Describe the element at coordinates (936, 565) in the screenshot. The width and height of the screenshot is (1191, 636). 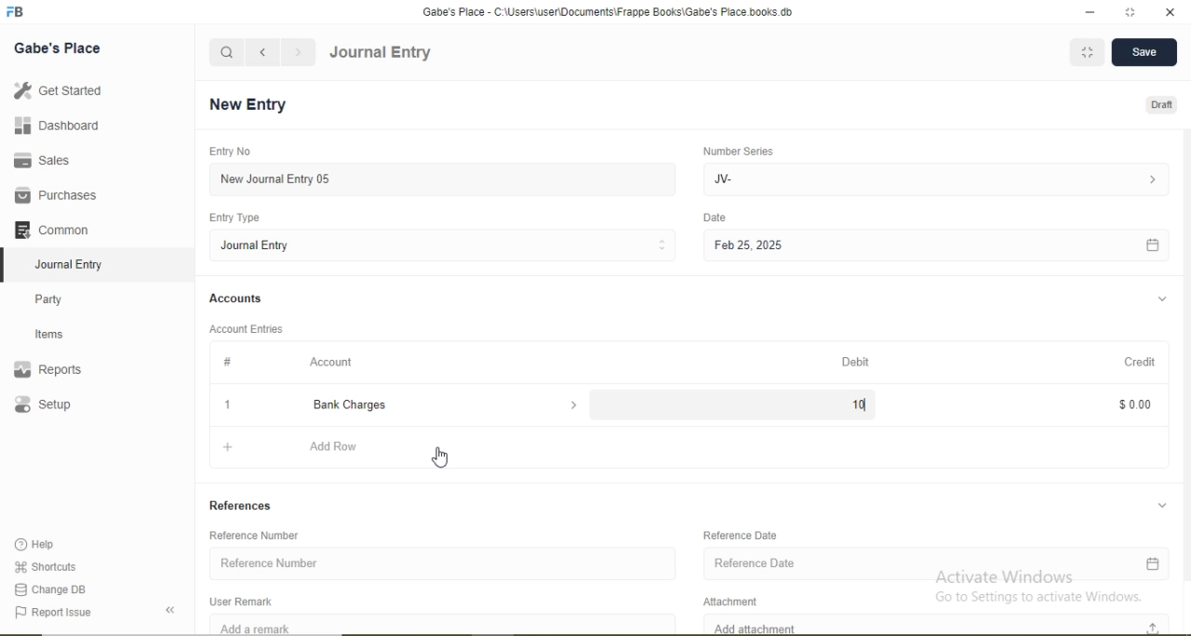
I see `Reference Date` at that location.